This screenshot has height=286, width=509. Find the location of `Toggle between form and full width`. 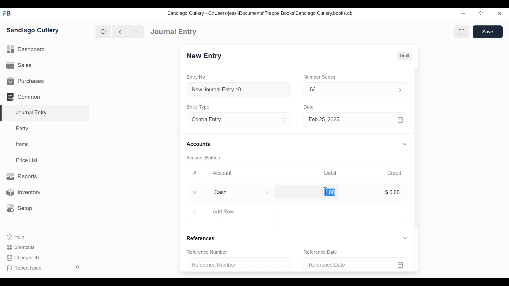

Toggle between form and full width is located at coordinates (461, 31).